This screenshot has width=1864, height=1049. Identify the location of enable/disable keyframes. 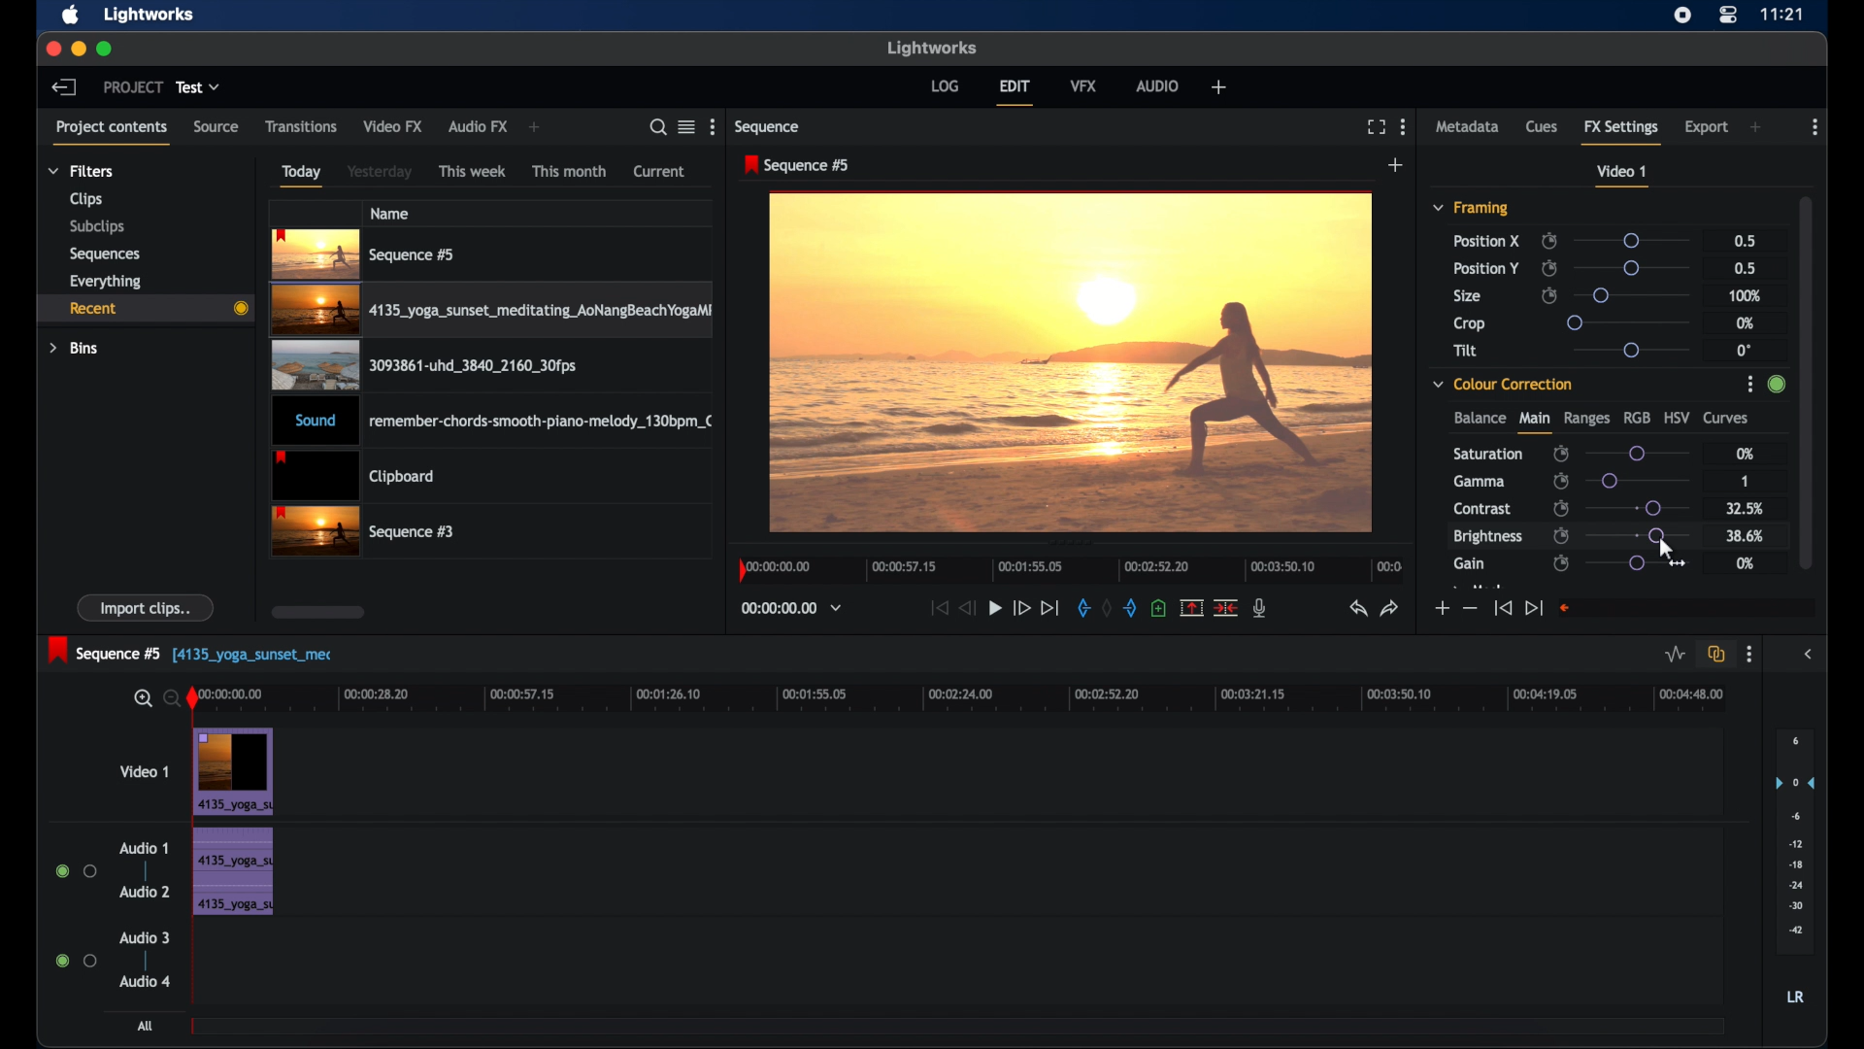
(1549, 268).